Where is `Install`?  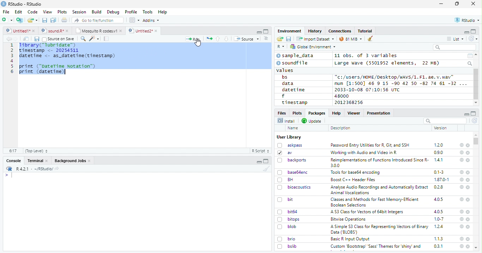 Install is located at coordinates (286, 121).